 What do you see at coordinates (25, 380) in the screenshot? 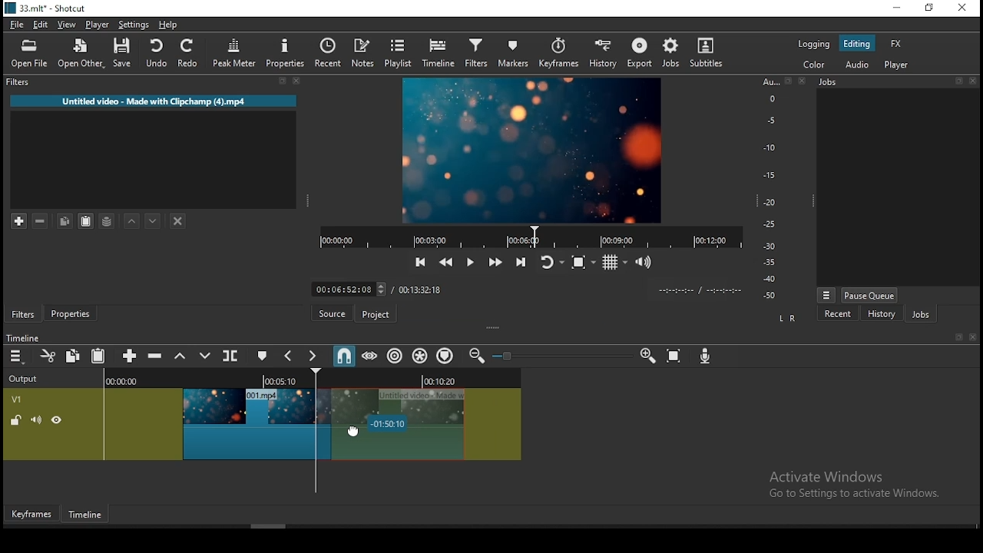
I see `output` at bounding box center [25, 380].